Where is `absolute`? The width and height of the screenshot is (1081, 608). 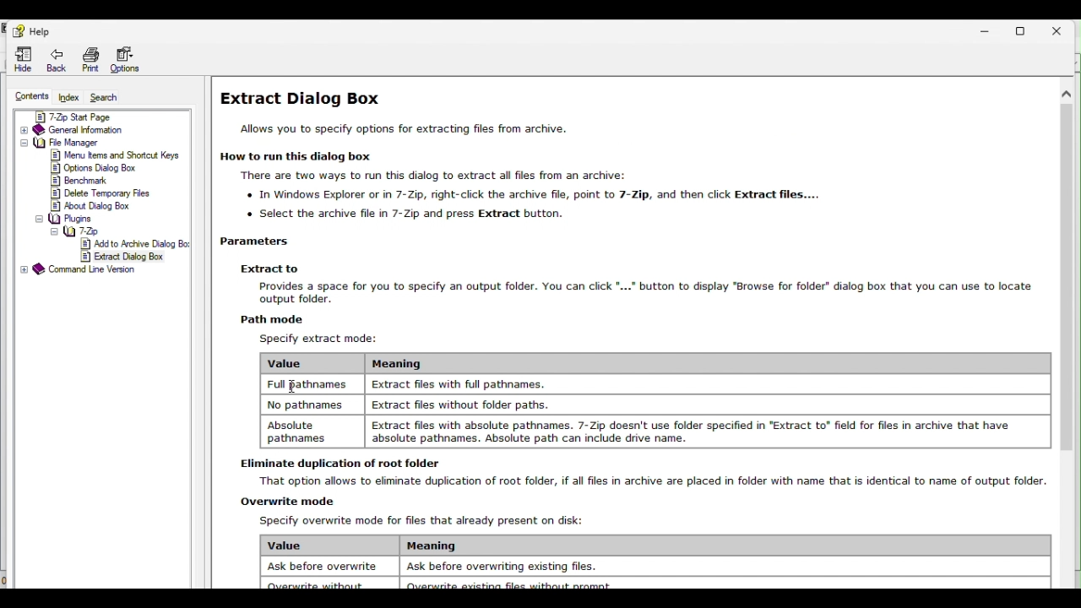 absolute is located at coordinates (306, 432).